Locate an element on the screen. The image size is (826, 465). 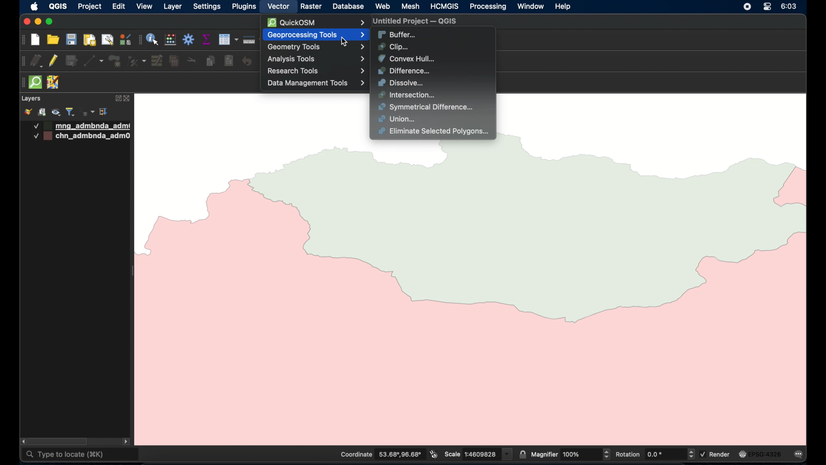
layer 1 is located at coordinates (82, 126).